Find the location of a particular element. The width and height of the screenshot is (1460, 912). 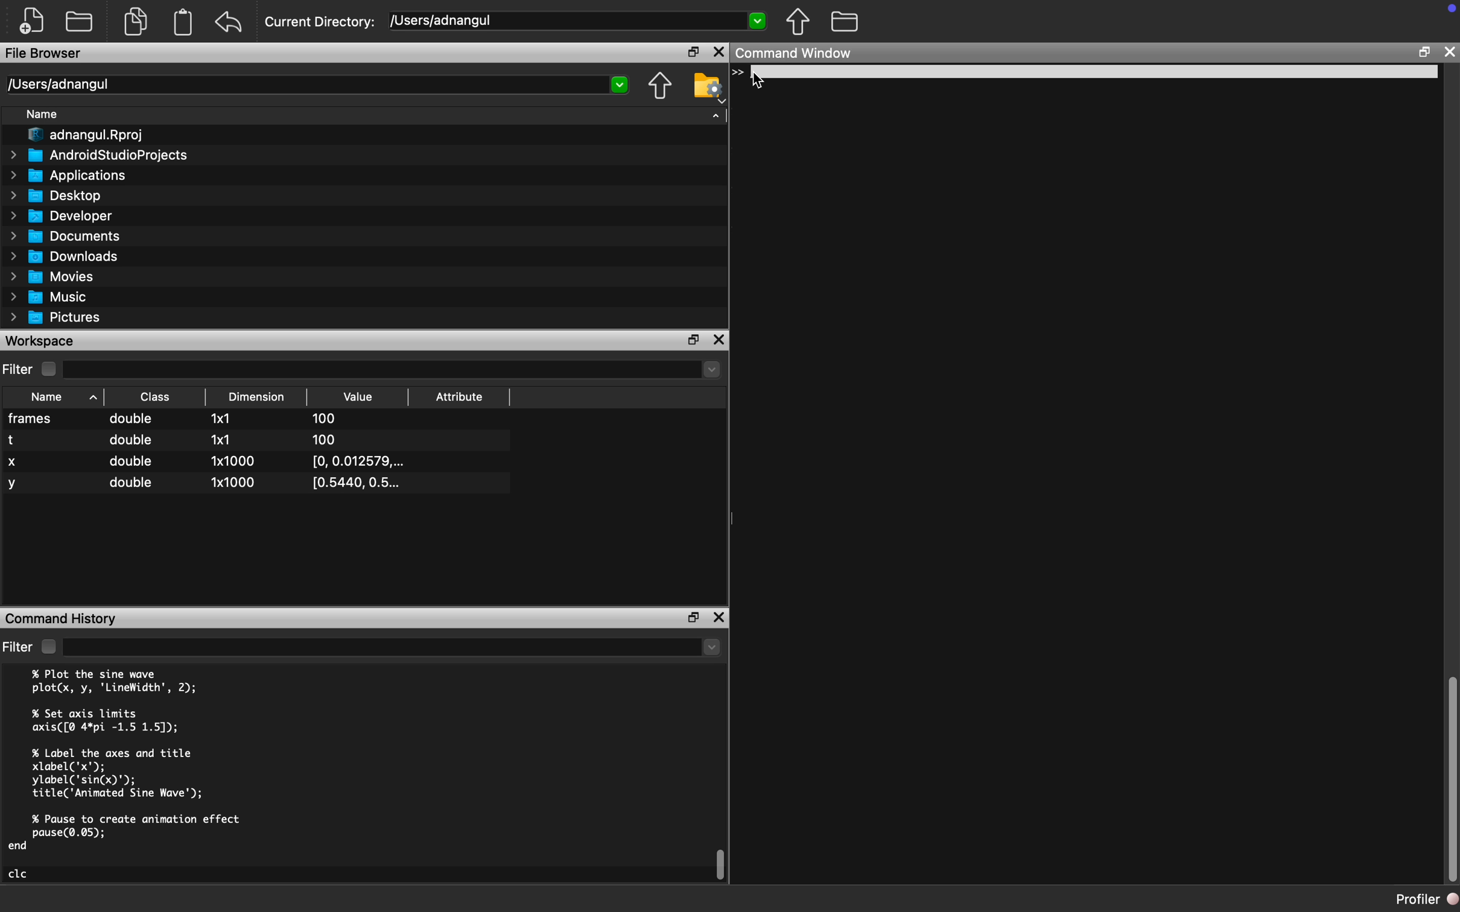

Restore Down is located at coordinates (694, 619).